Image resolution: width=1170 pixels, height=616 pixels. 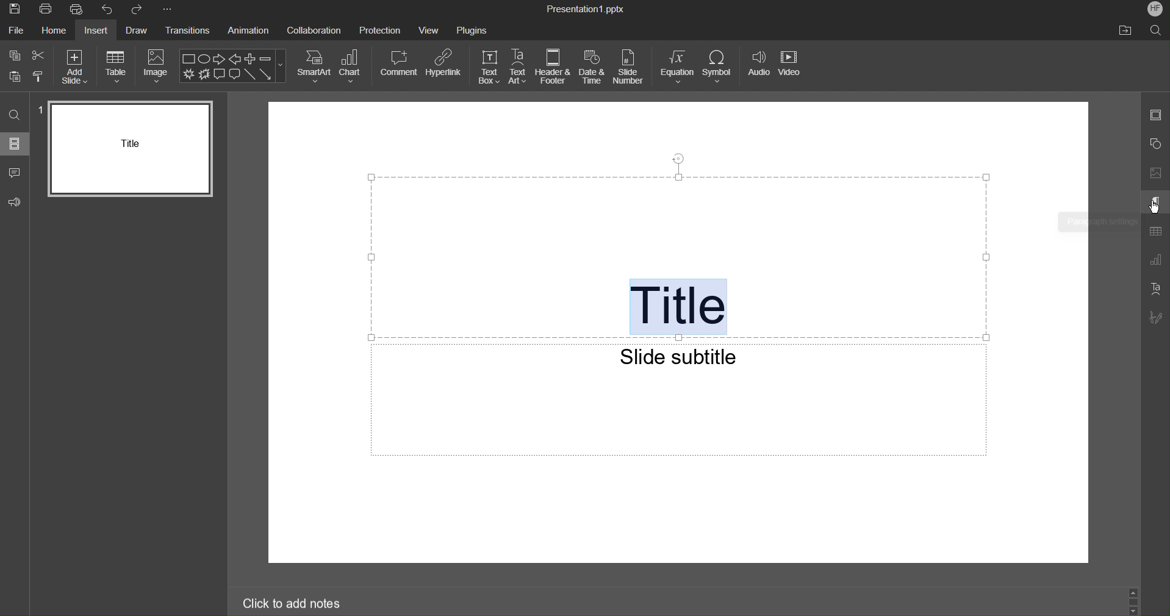 What do you see at coordinates (16, 56) in the screenshot?
I see `Copy` at bounding box center [16, 56].